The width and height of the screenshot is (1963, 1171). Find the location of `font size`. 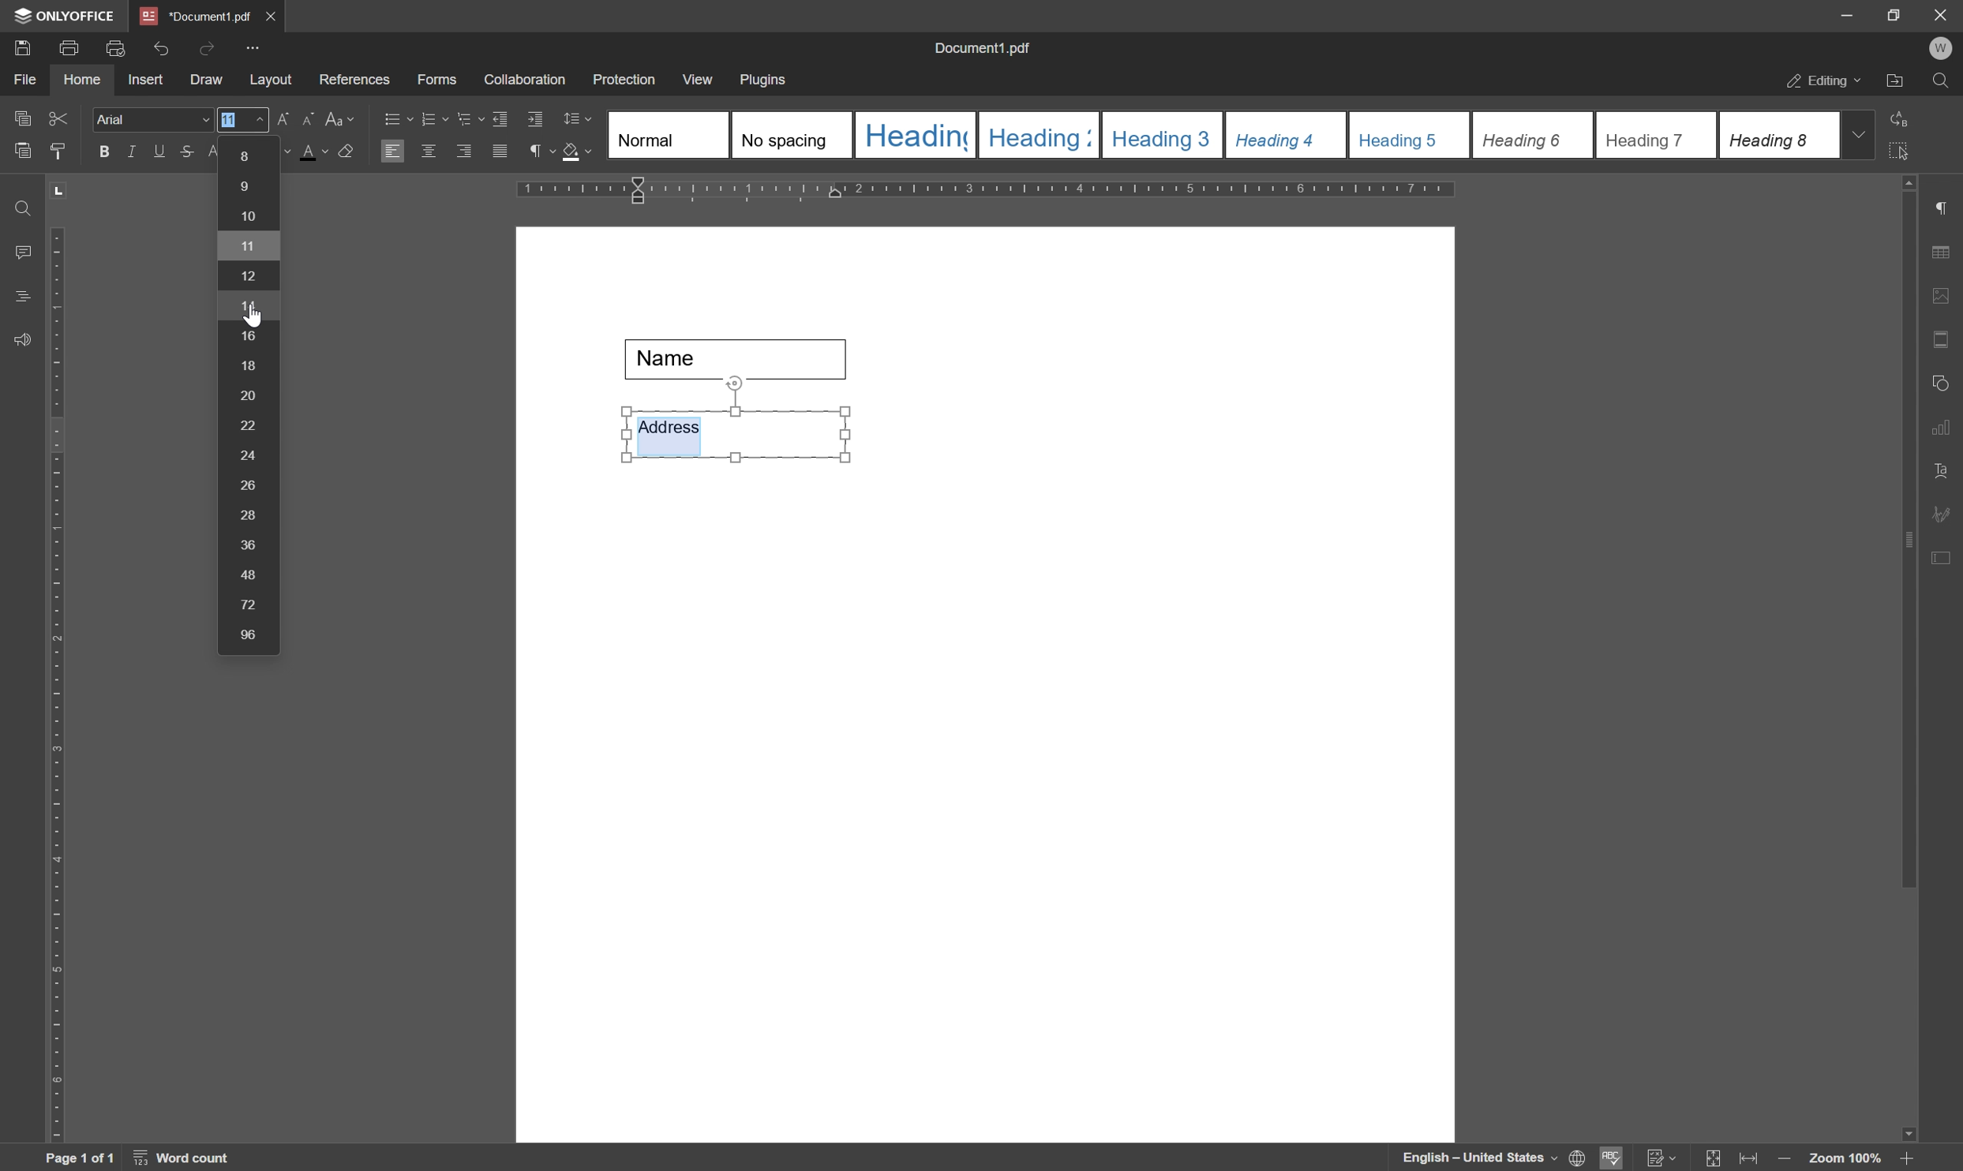

font size is located at coordinates (319, 152).